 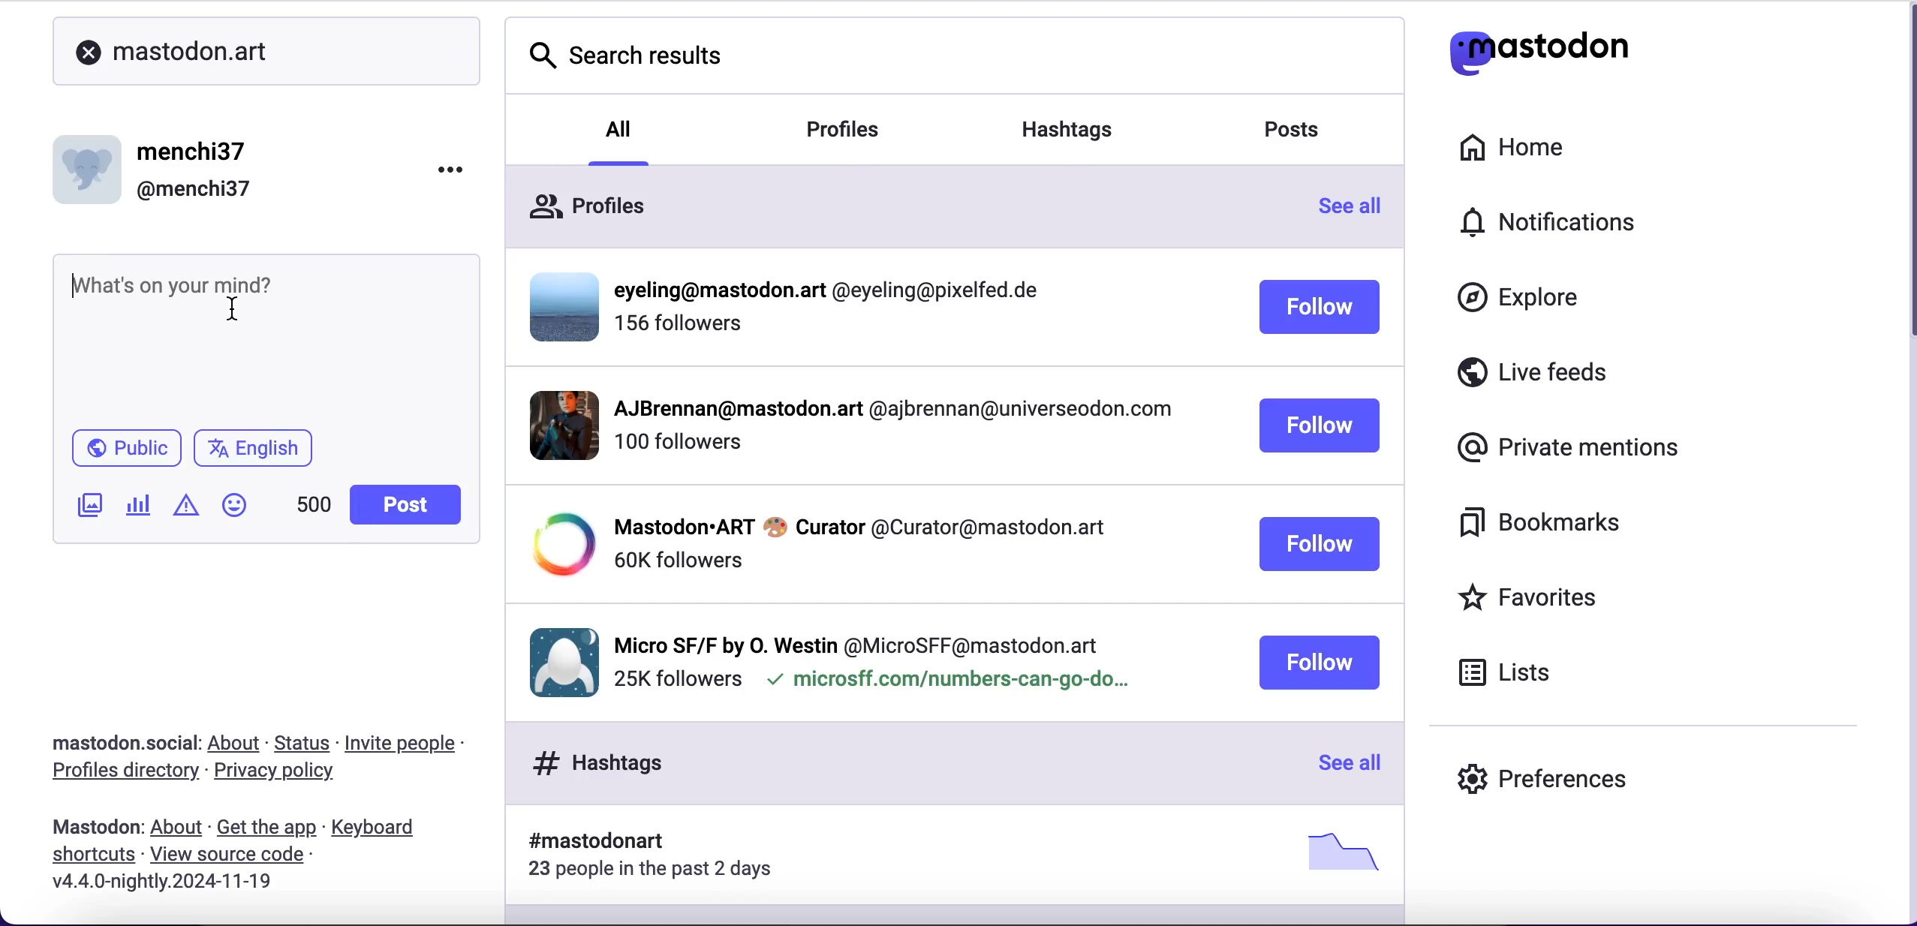 I want to click on characters, so click(x=314, y=508).